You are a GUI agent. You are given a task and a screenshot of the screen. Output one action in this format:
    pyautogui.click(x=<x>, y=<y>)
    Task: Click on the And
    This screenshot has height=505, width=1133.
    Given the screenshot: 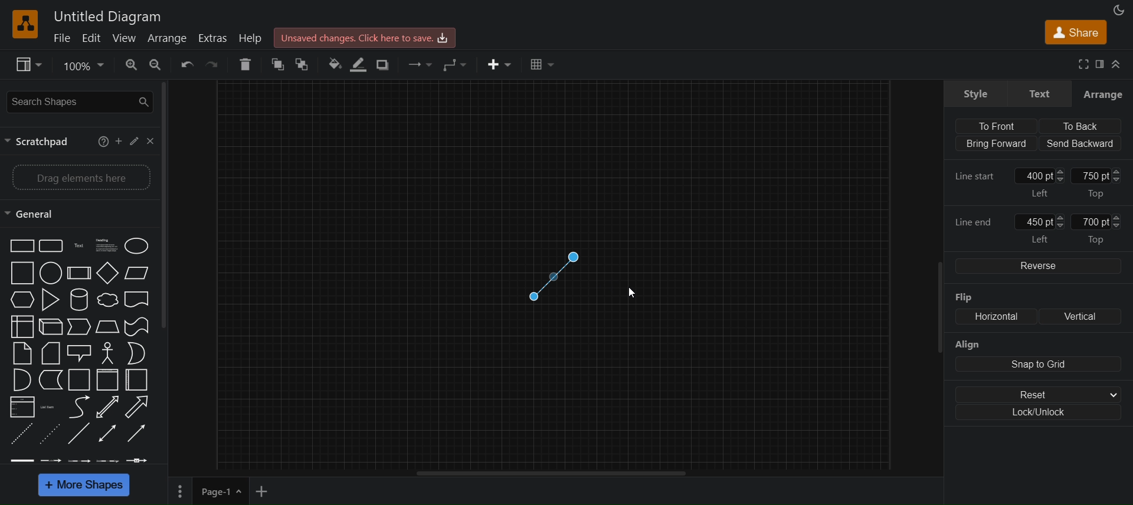 What is the action you would take?
    pyautogui.click(x=21, y=379)
    